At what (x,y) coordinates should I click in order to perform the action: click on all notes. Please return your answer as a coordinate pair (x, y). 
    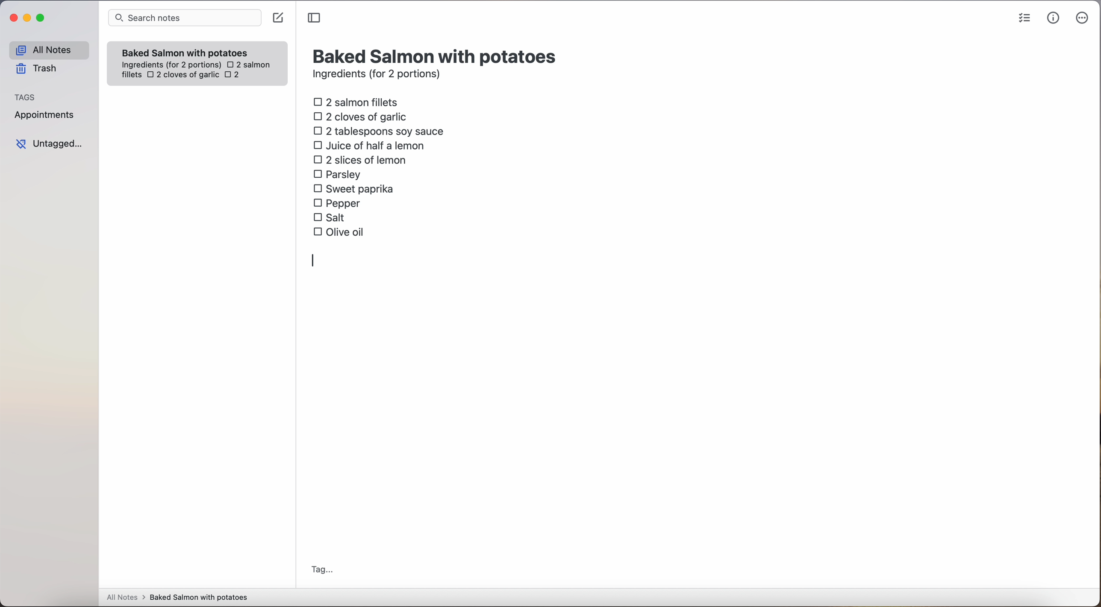
    Looking at the image, I should click on (49, 50).